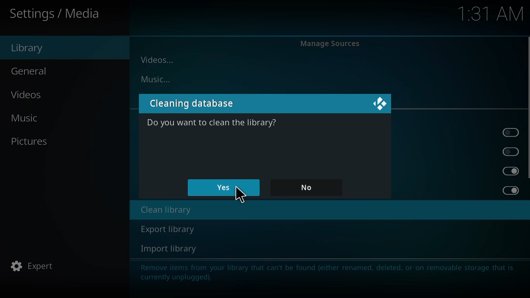 The image size is (530, 298). I want to click on clean library, so click(165, 210).